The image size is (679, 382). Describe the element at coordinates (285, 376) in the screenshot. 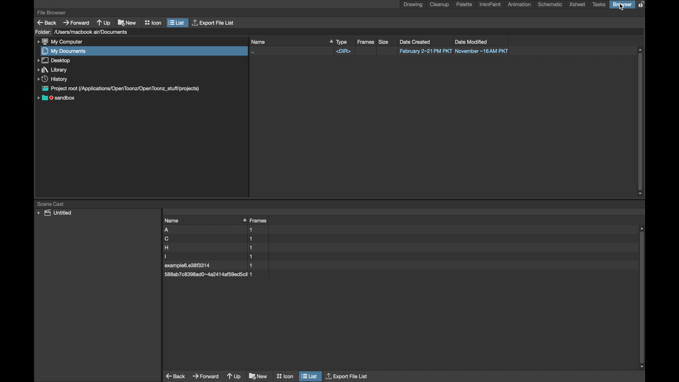

I see `icon` at that location.